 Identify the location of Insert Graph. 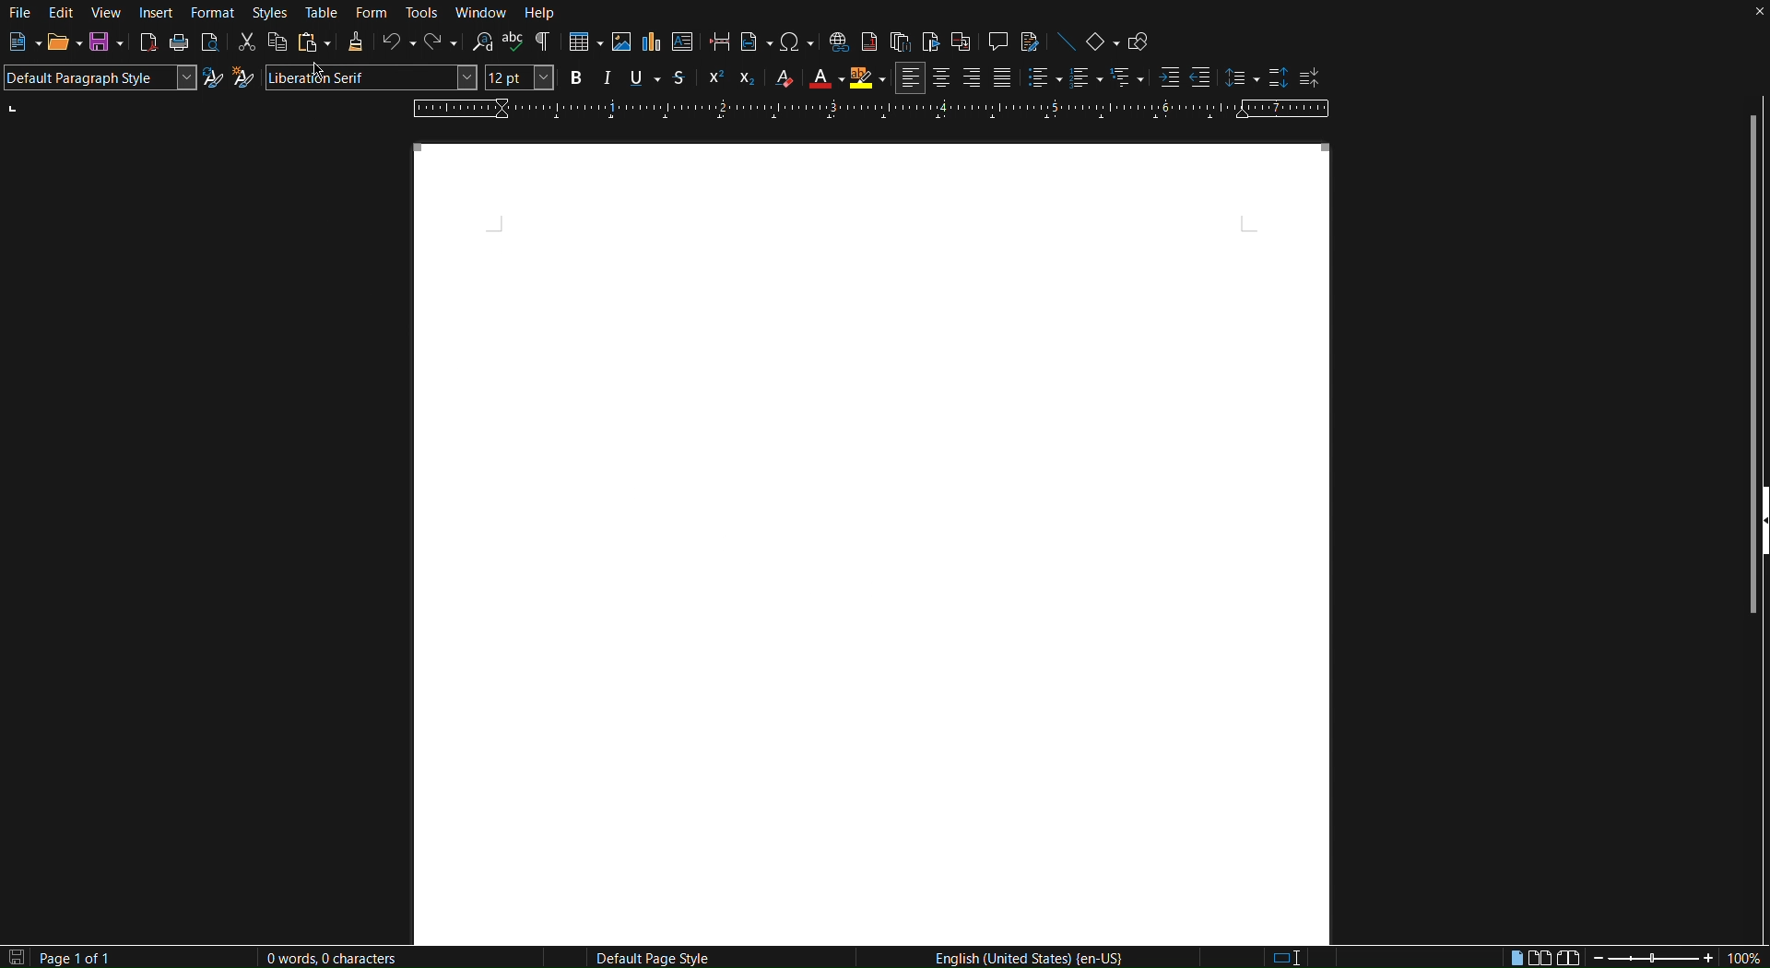
(652, 41).